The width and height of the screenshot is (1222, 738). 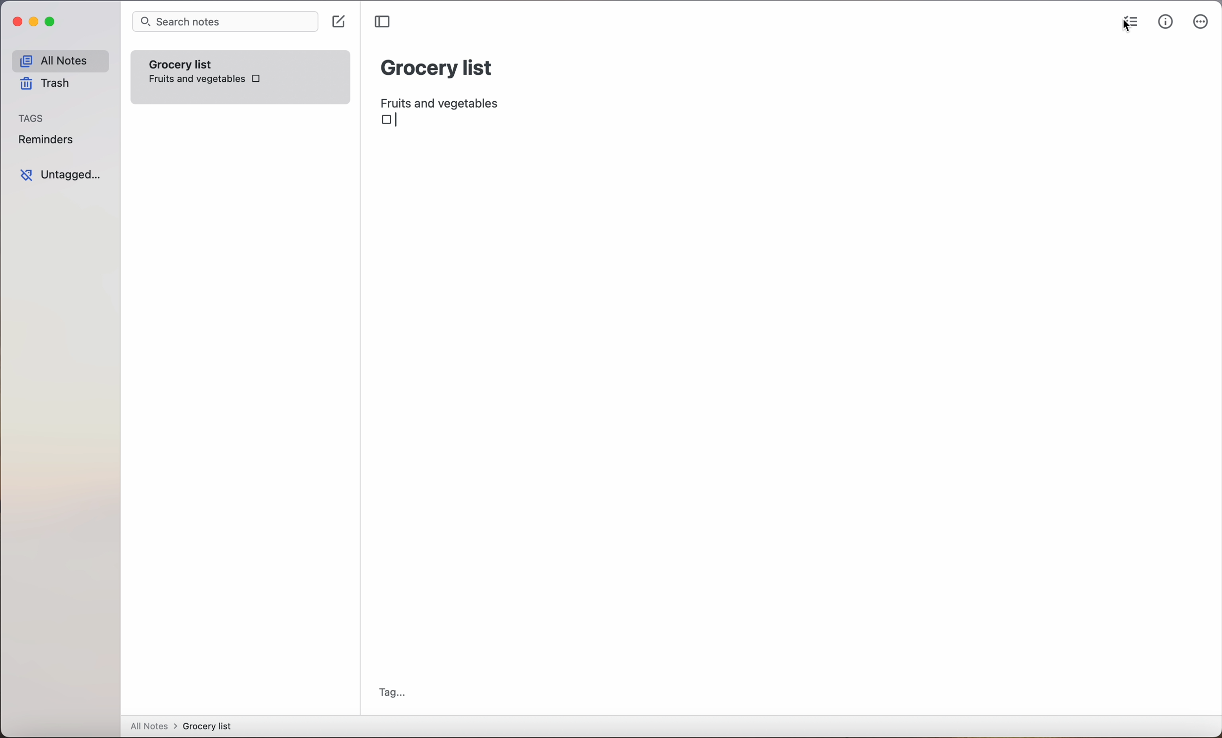 What do you see at coordinates (45, 141) in the screenshot?
I see `reminders` at bounding box center [45, 141].